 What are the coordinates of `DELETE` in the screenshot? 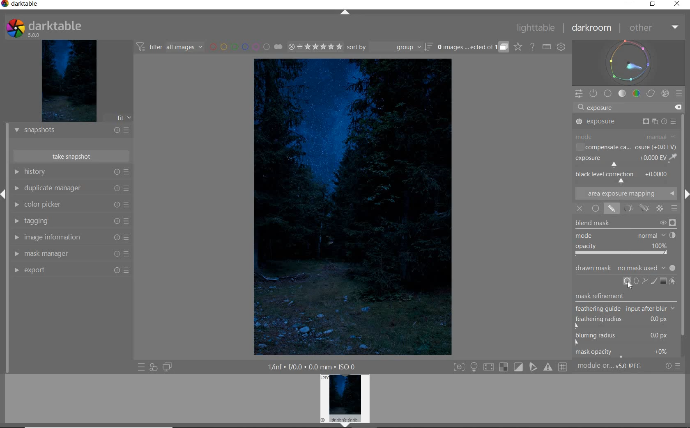 It's located at (678, 107).